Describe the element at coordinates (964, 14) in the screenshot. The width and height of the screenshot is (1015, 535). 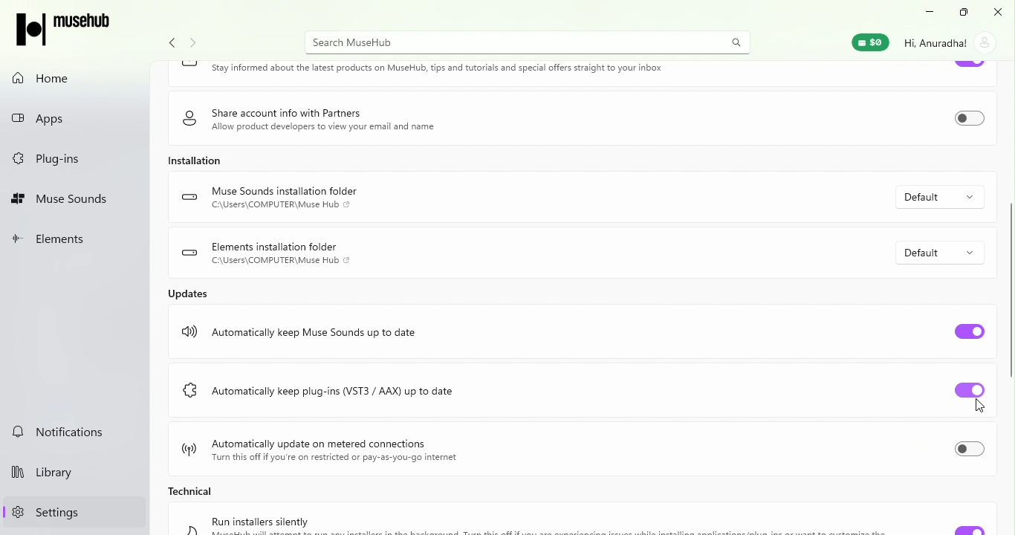
I see `Resize` at that location.